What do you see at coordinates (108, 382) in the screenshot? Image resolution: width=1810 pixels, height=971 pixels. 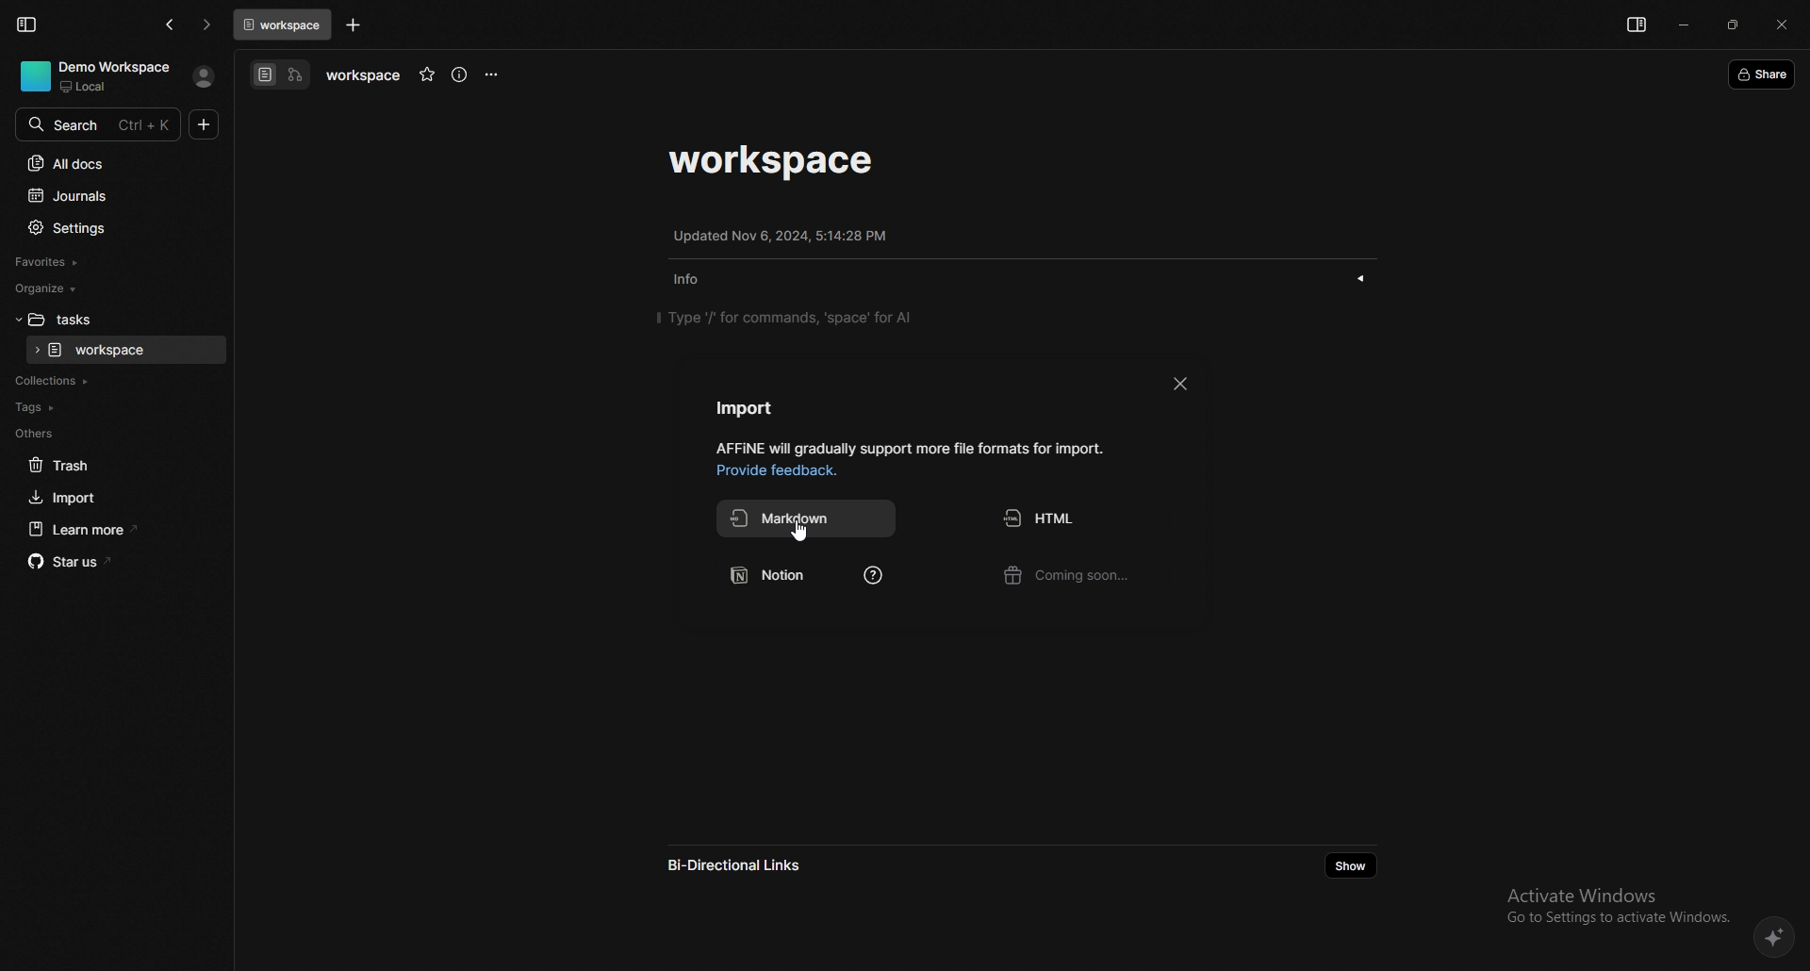 I see `collections` at bounding box center [108, 382].